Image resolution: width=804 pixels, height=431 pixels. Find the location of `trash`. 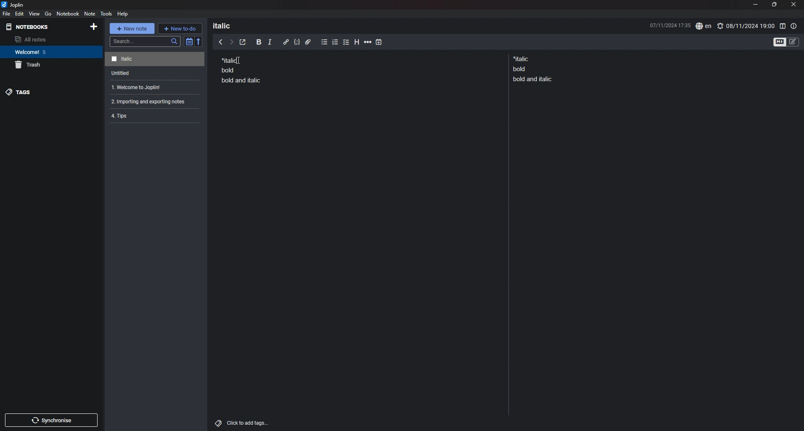

trash is located at coordinates (52, 65).